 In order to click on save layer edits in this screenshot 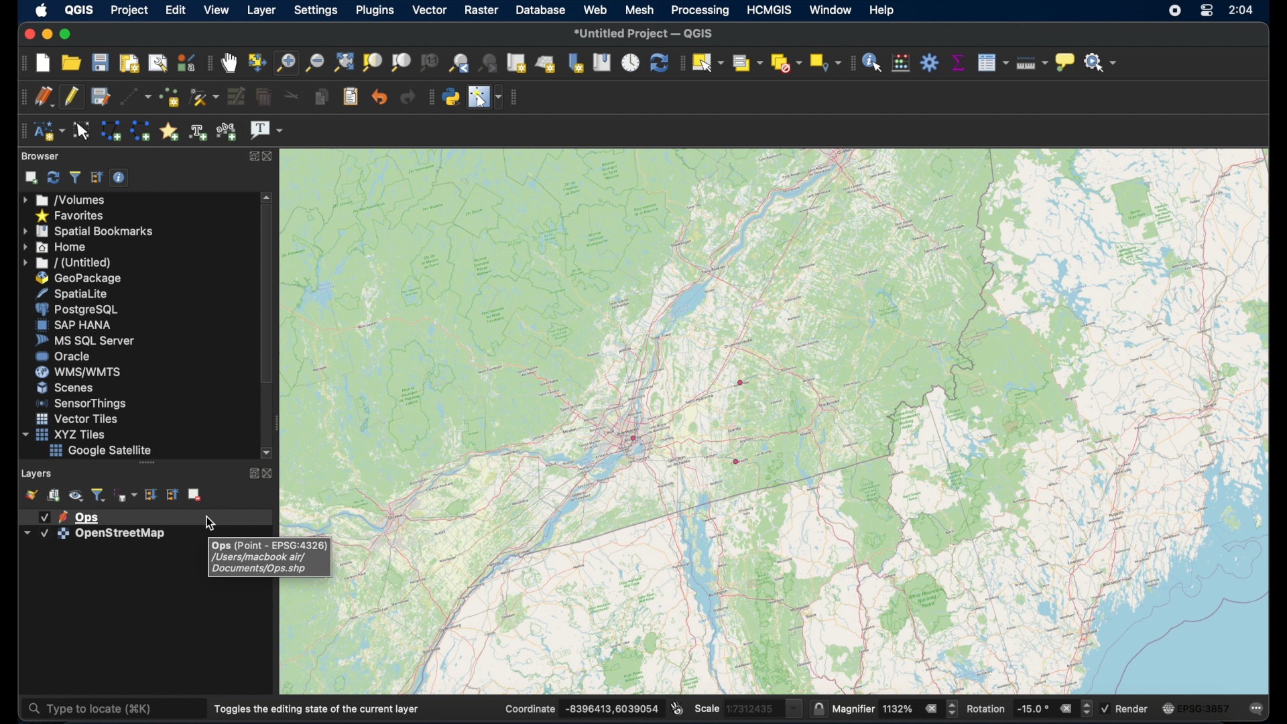, I will do `click(99, 97)`.